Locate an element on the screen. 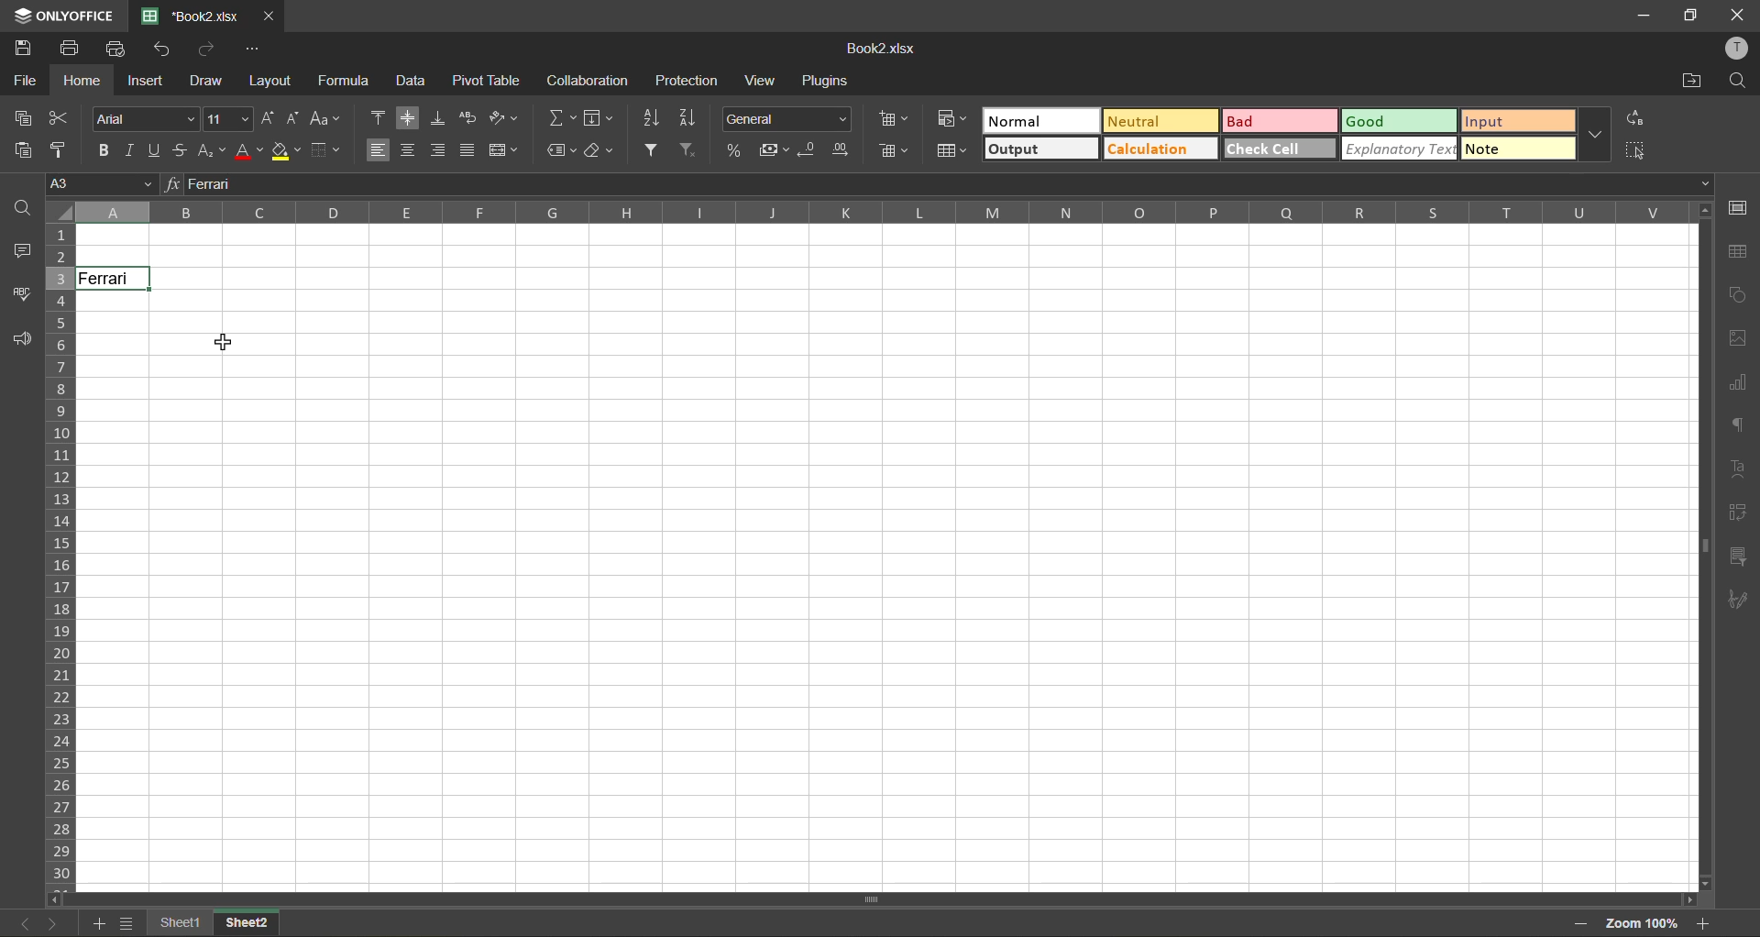  accounting is located at coordinates (772, 148).